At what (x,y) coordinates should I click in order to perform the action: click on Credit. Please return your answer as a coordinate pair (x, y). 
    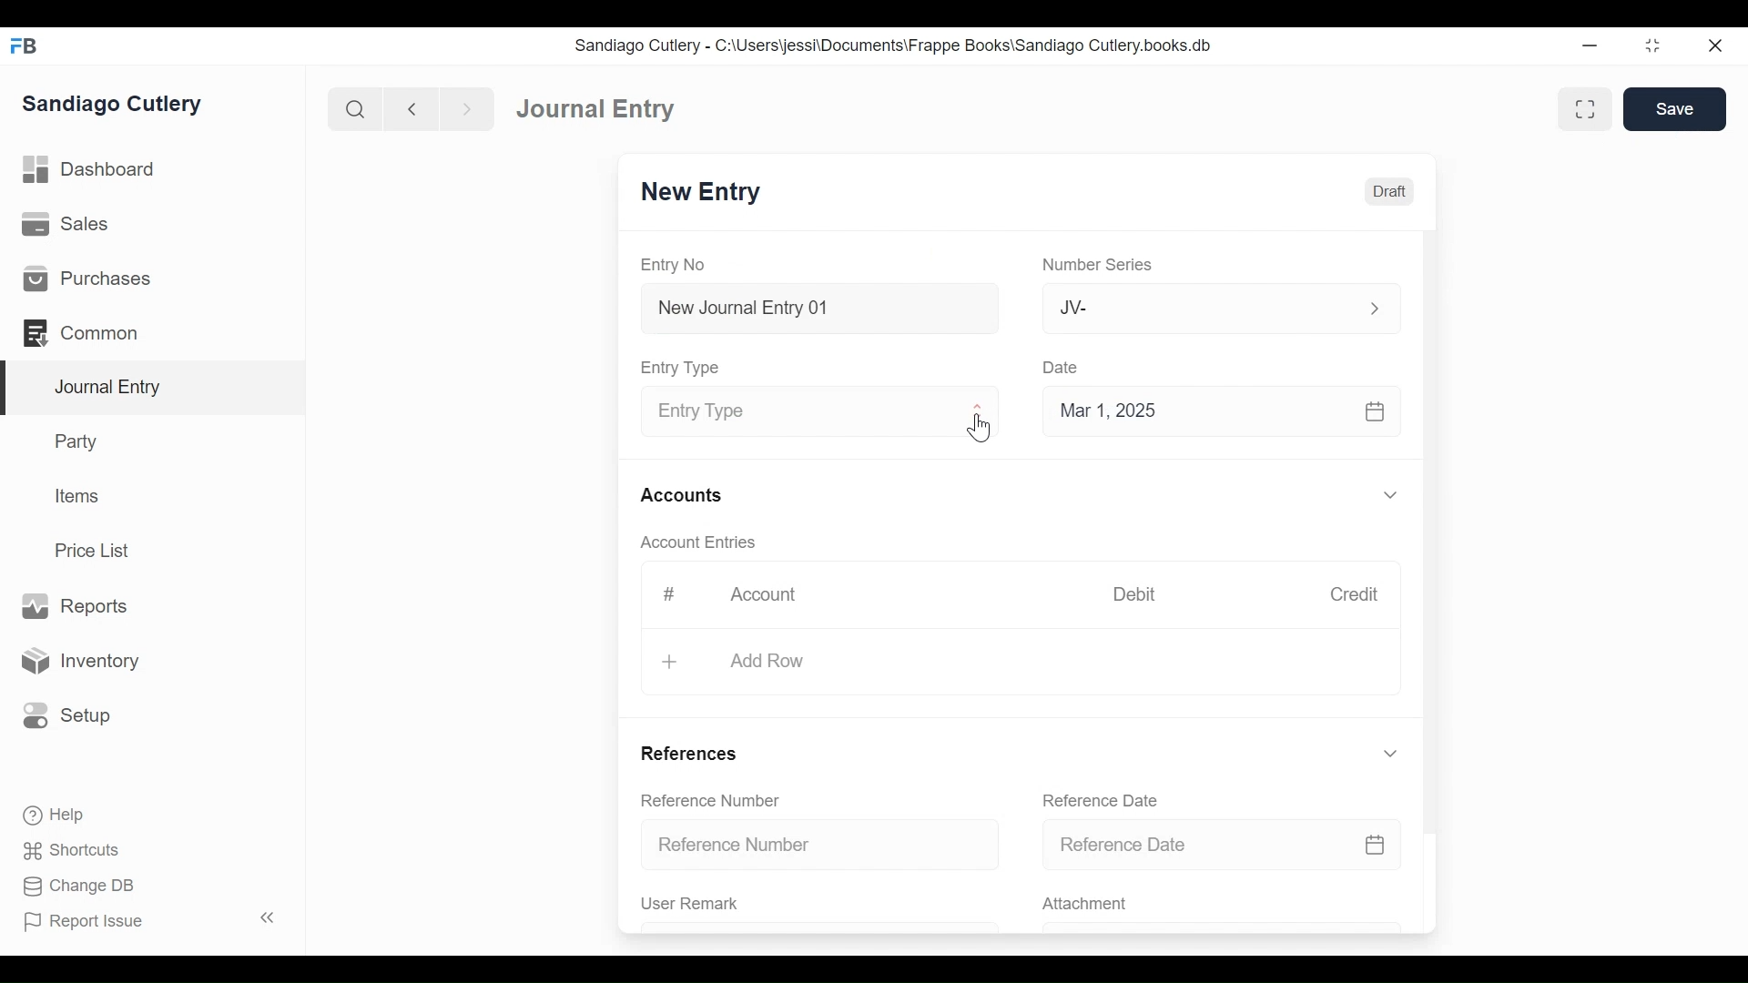
    Looking at the image, I should click on (1355, 594).